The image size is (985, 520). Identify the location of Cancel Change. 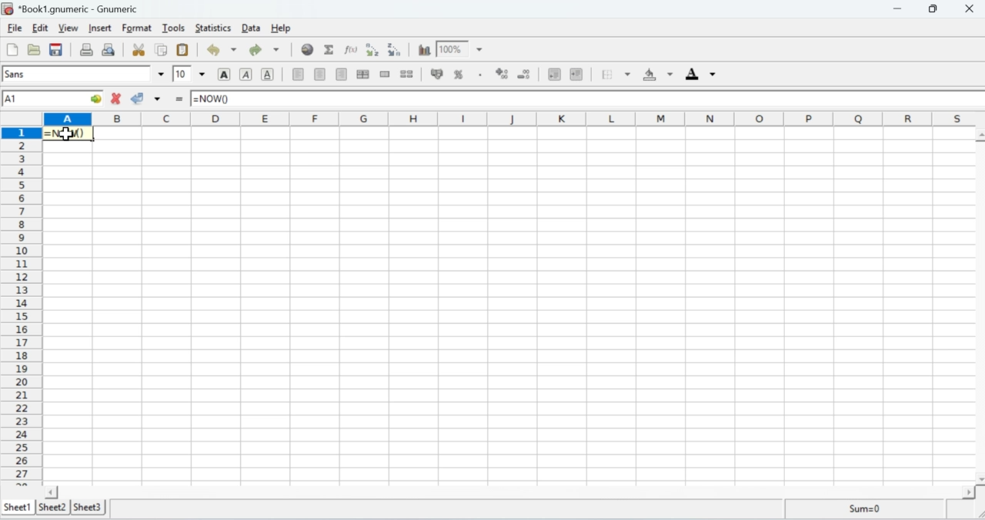
(117, 98).